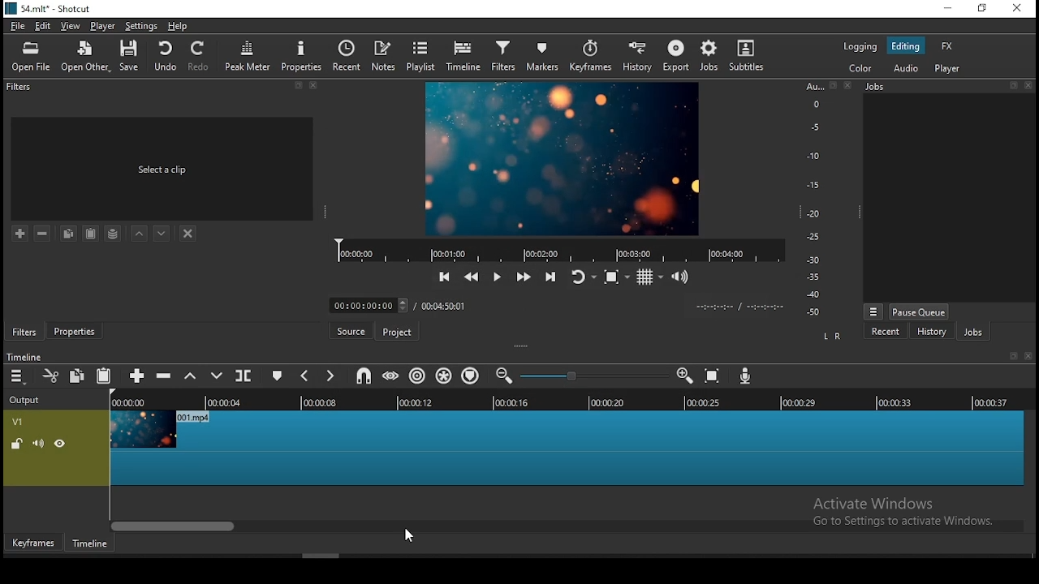  What do you see at coordinates (565, 449) in the screenshot?
I see `video track` at bounding box center [565, 449].